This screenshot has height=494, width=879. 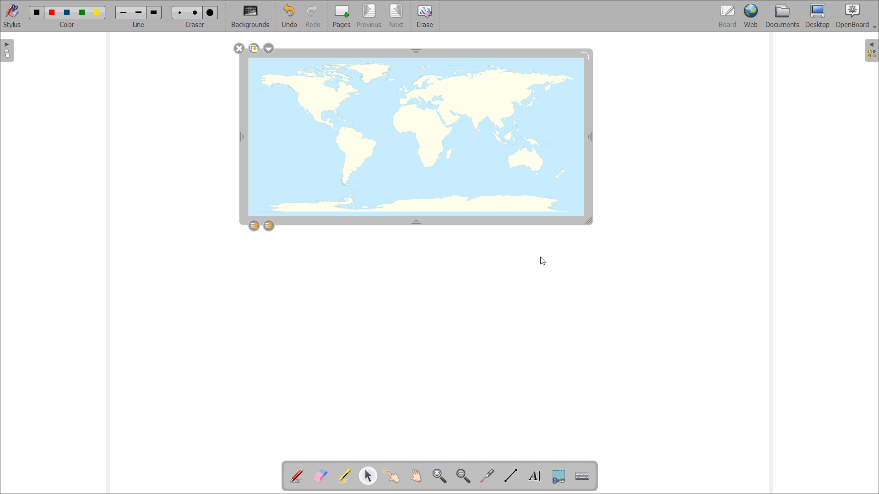 I want to click on large, so click(x=211, y=12).